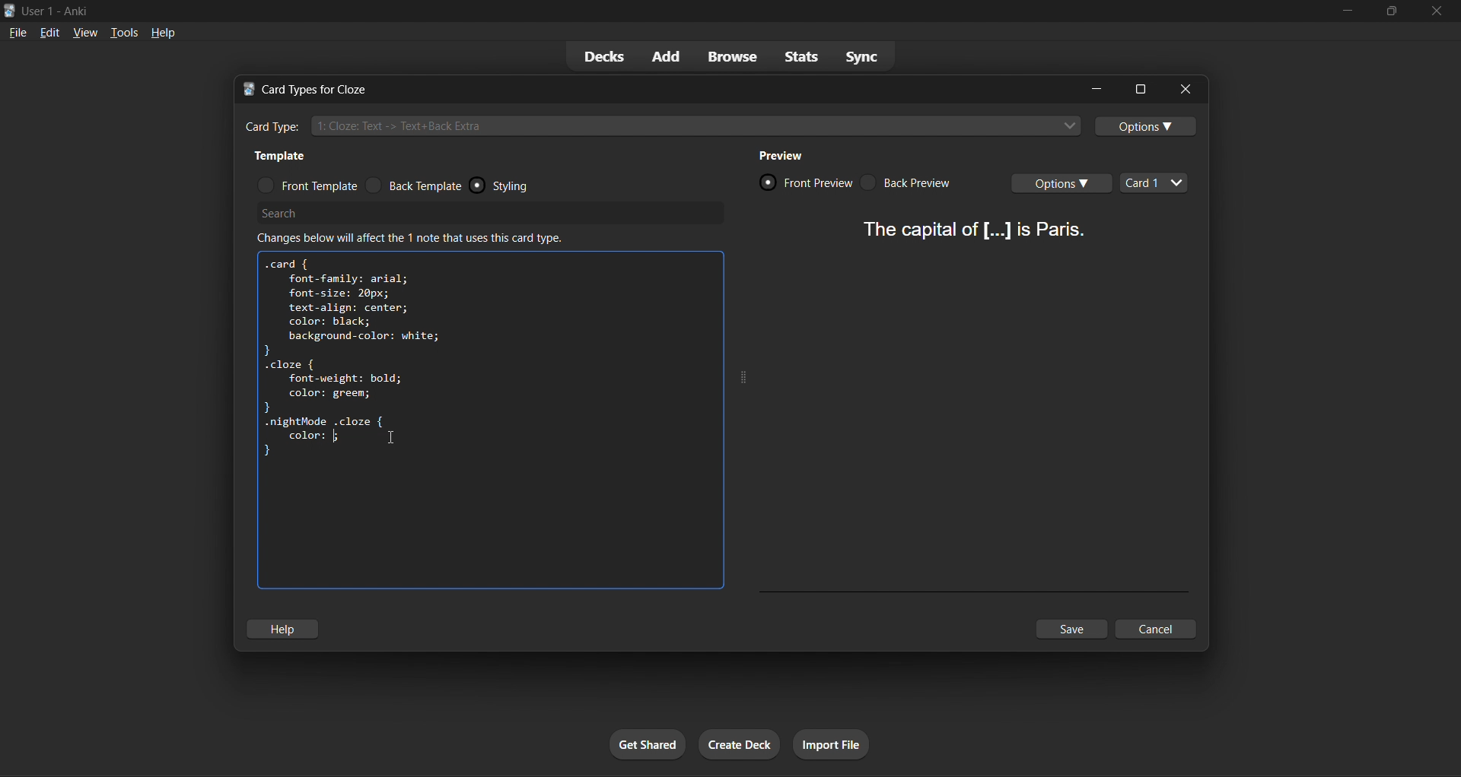 Image resolution: width=1461 pixels, height=777 pixels. Describe the element at coordinates (649, 85) in the screenshot. I see `title bar` at that location.